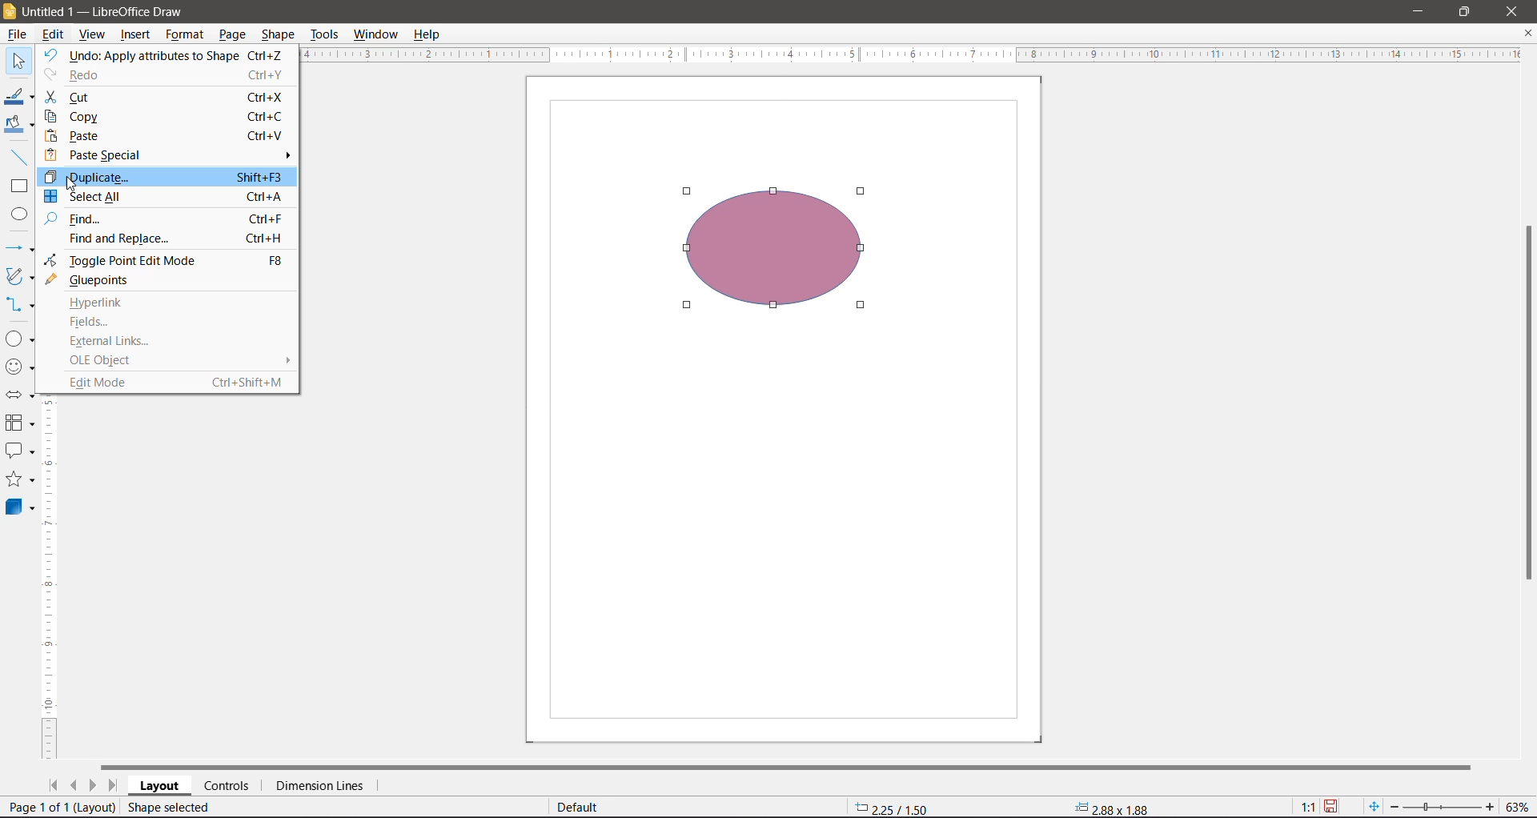 The height and width of the screenshot is (818, 1537). Describe the element at coordinates (163, 198) in the screenshot. I see `Select All` at that location.